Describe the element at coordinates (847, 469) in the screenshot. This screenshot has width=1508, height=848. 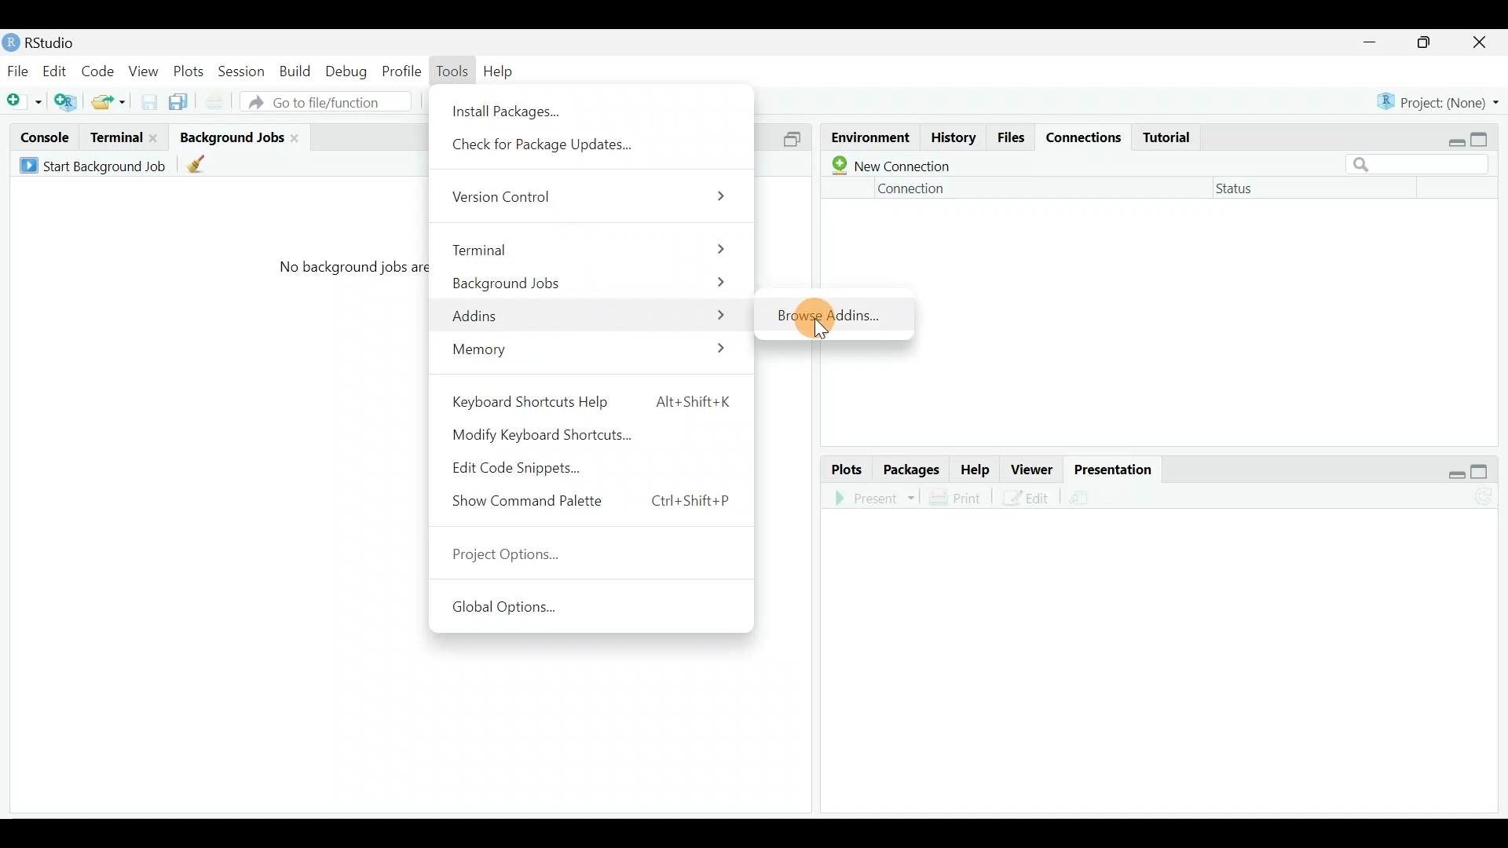
I see `Plots` at that location.